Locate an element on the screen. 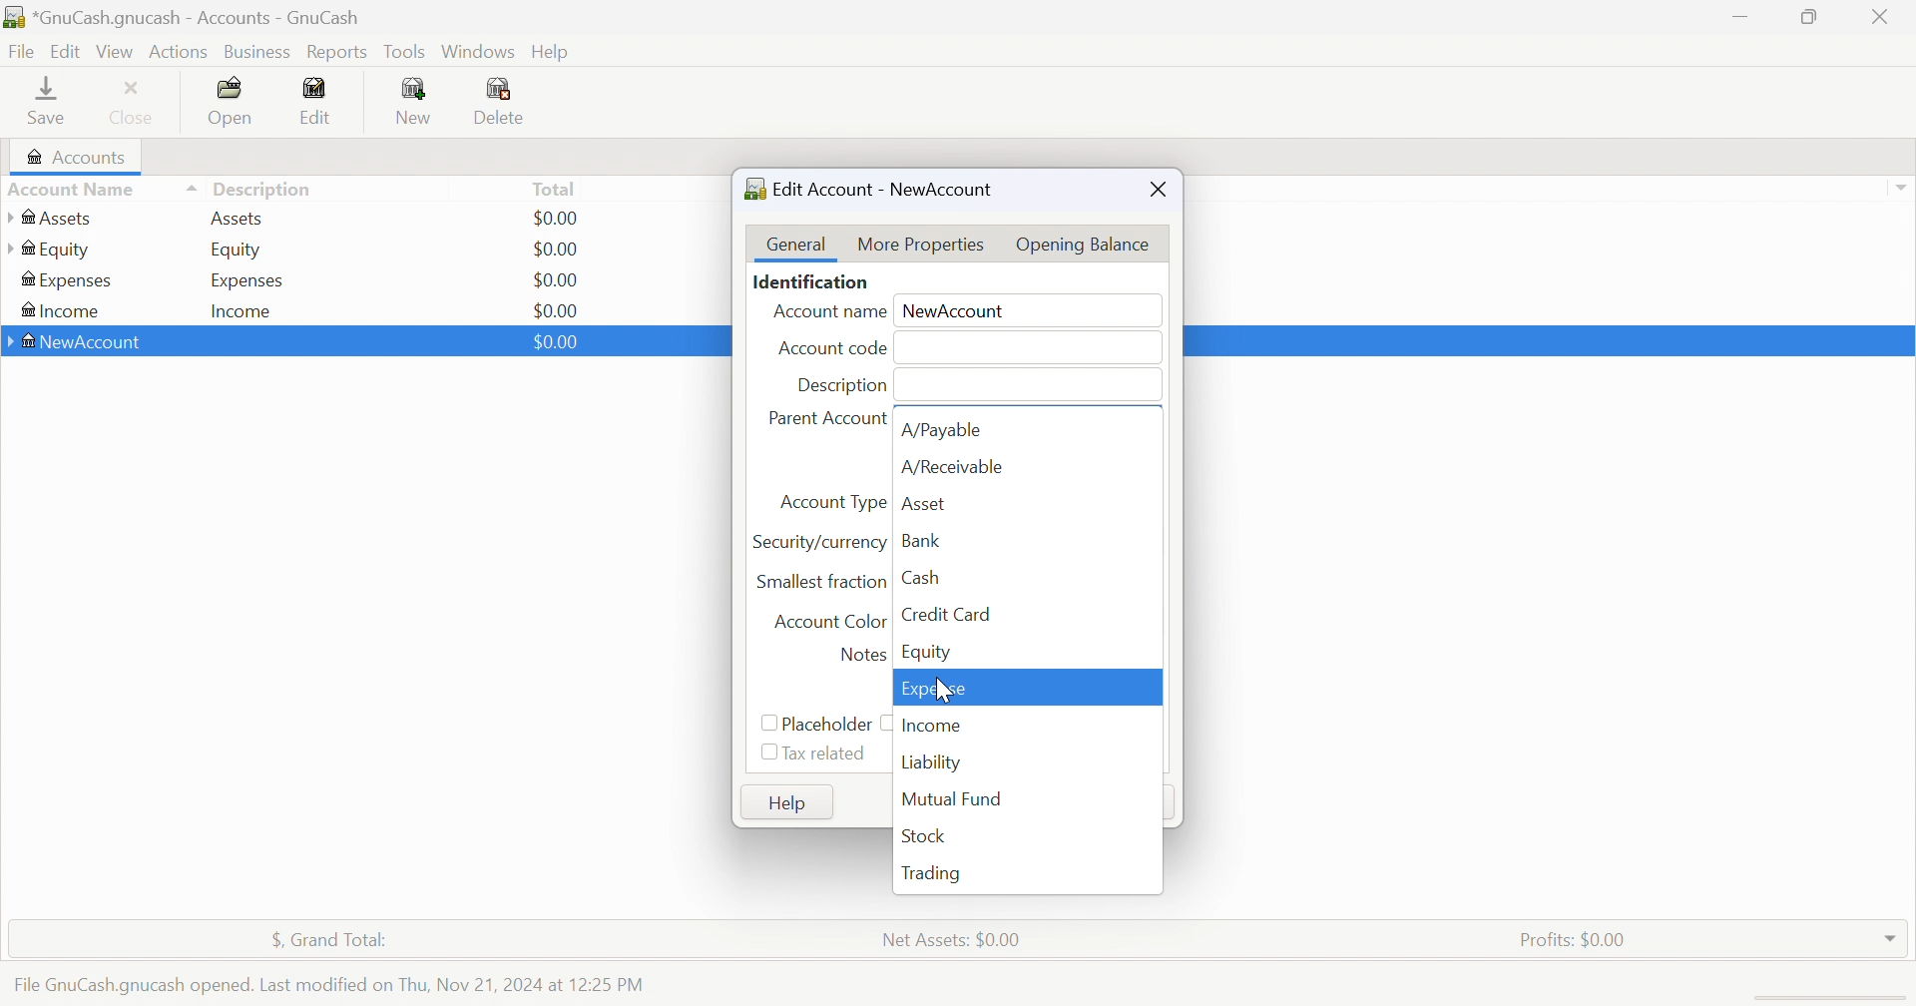 This screenshot has width=1916, height=1006. Liability is located at coordinates (933, 762).